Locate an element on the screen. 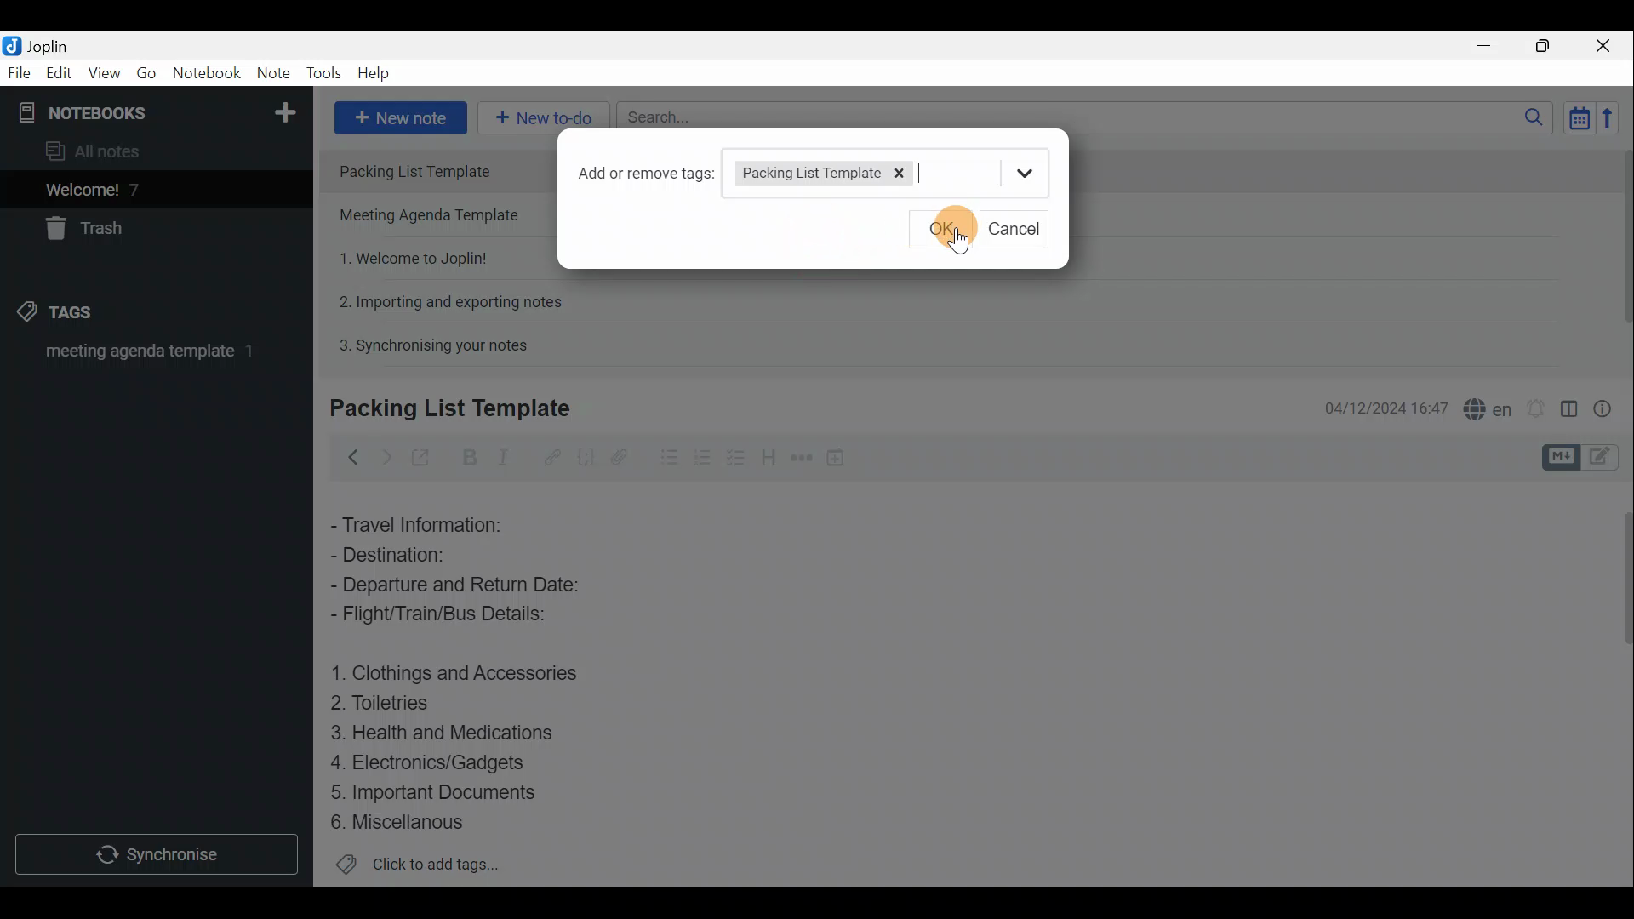 Image resolution: width=1634 pixels, height=919 pixels. Important Documents is located at coordinates (437, 791).